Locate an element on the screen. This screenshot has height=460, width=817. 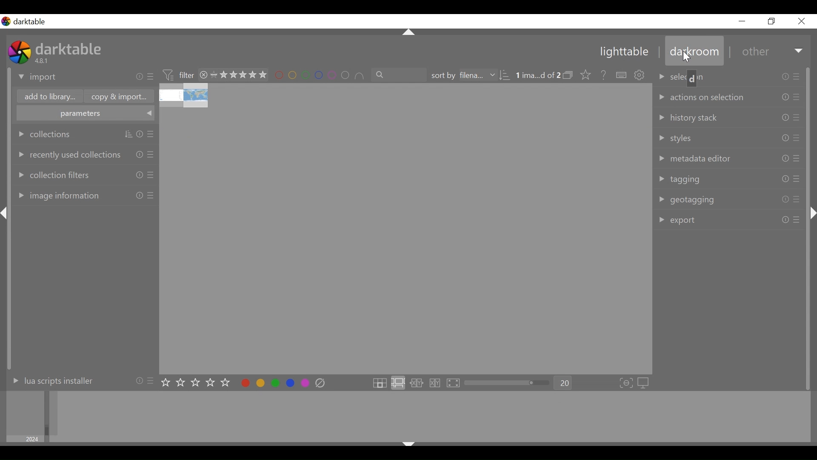
show global preferences is located at coordinates (640, 75).